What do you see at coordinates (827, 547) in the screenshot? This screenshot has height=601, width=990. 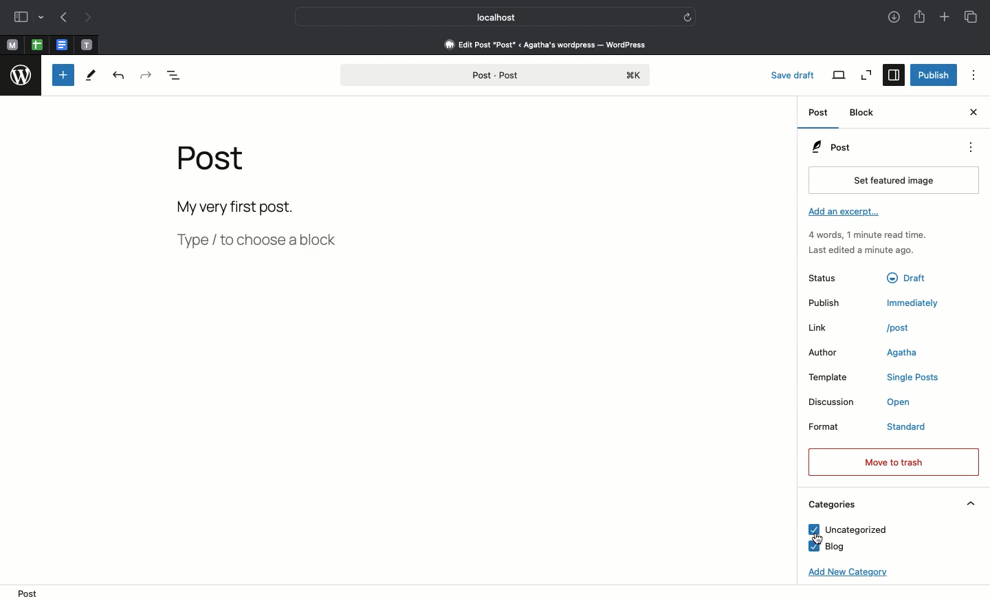 I see `Blog` at bounding box center [827, 547].